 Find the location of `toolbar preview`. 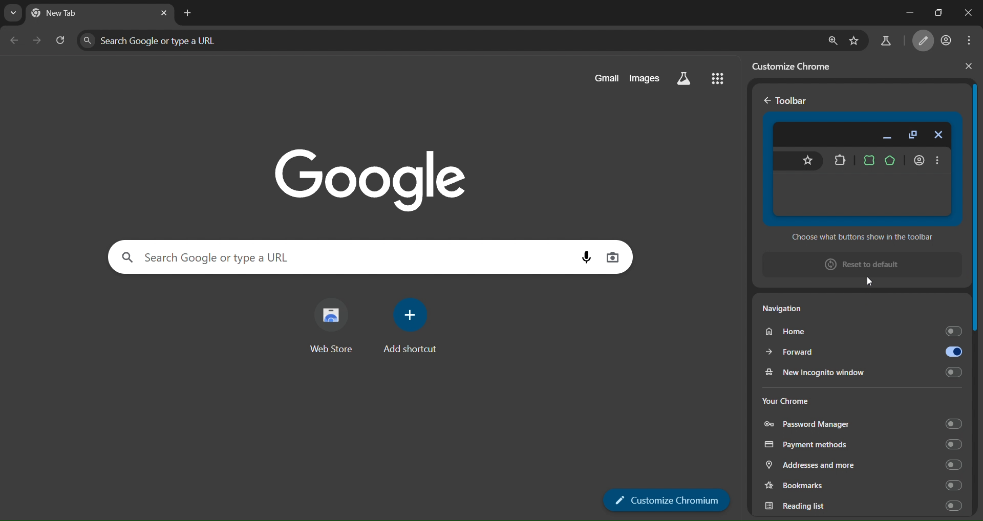

toolbar preview is located at coordinates (861, 168).